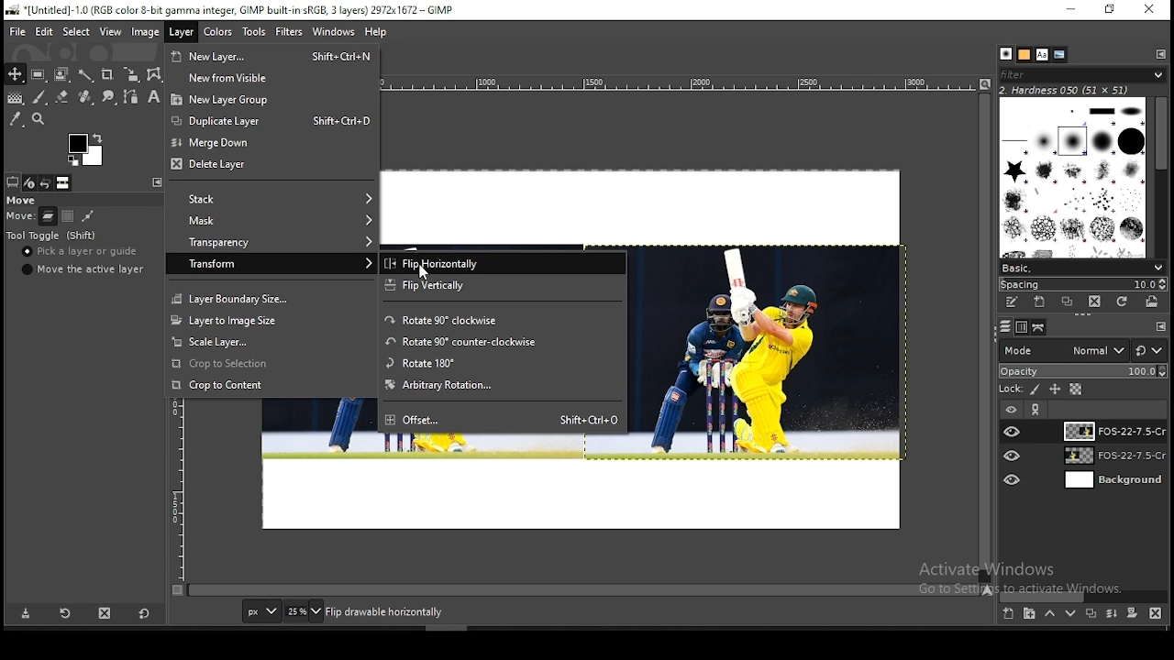 Image resolution: width=1174 pixels, height=660 pixels. Describe the element at coordinates (1156, 613) in the screenshot. I see `delete layer` at that location.